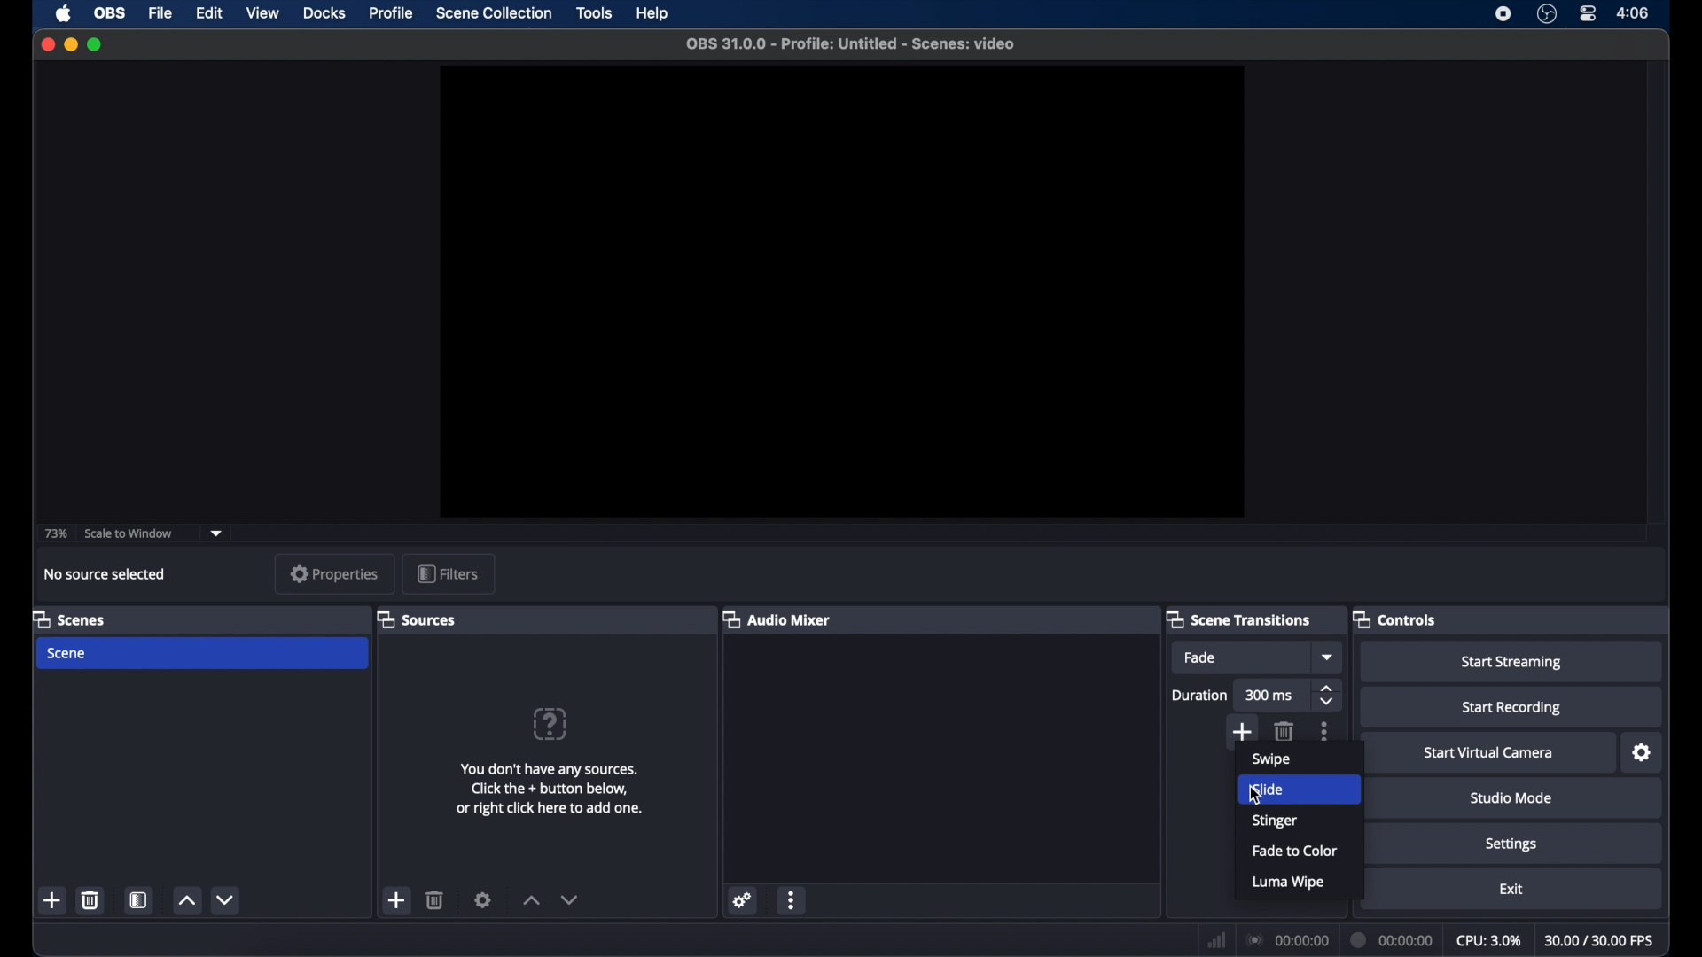  I want to click on scene, so click(67, 652).